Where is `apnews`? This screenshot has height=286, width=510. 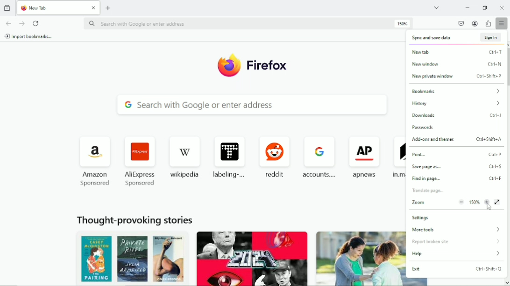
apnews is located at coordinates (365, 156).